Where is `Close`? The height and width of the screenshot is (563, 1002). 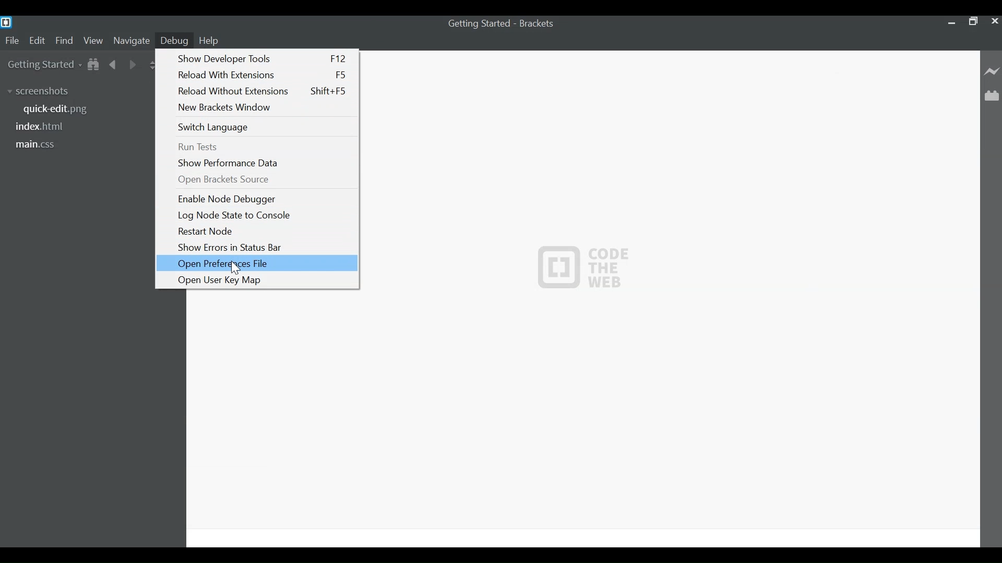
Close is located at coordinates (995, 22).